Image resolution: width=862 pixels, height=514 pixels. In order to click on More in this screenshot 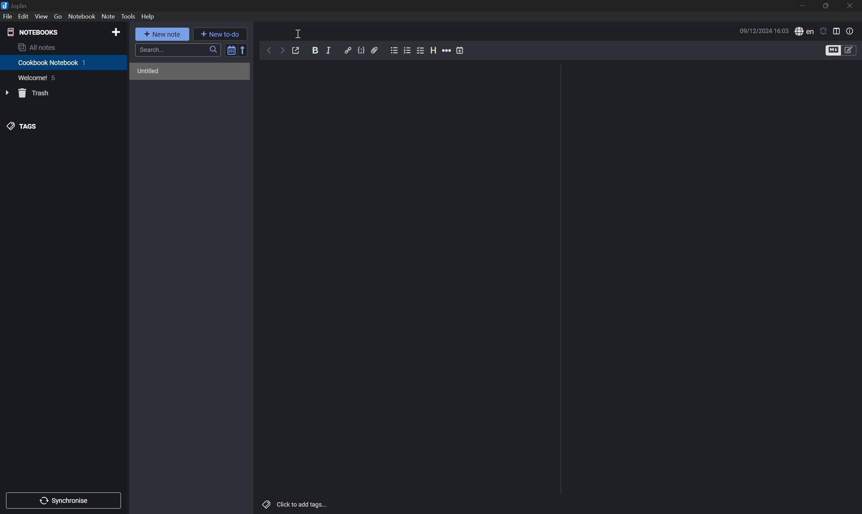, I will do `click(447, 50)`.